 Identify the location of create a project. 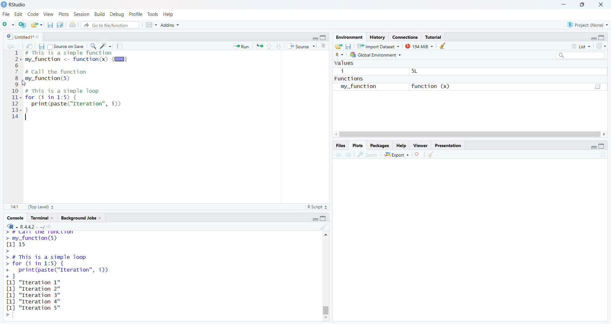
(22, 24).